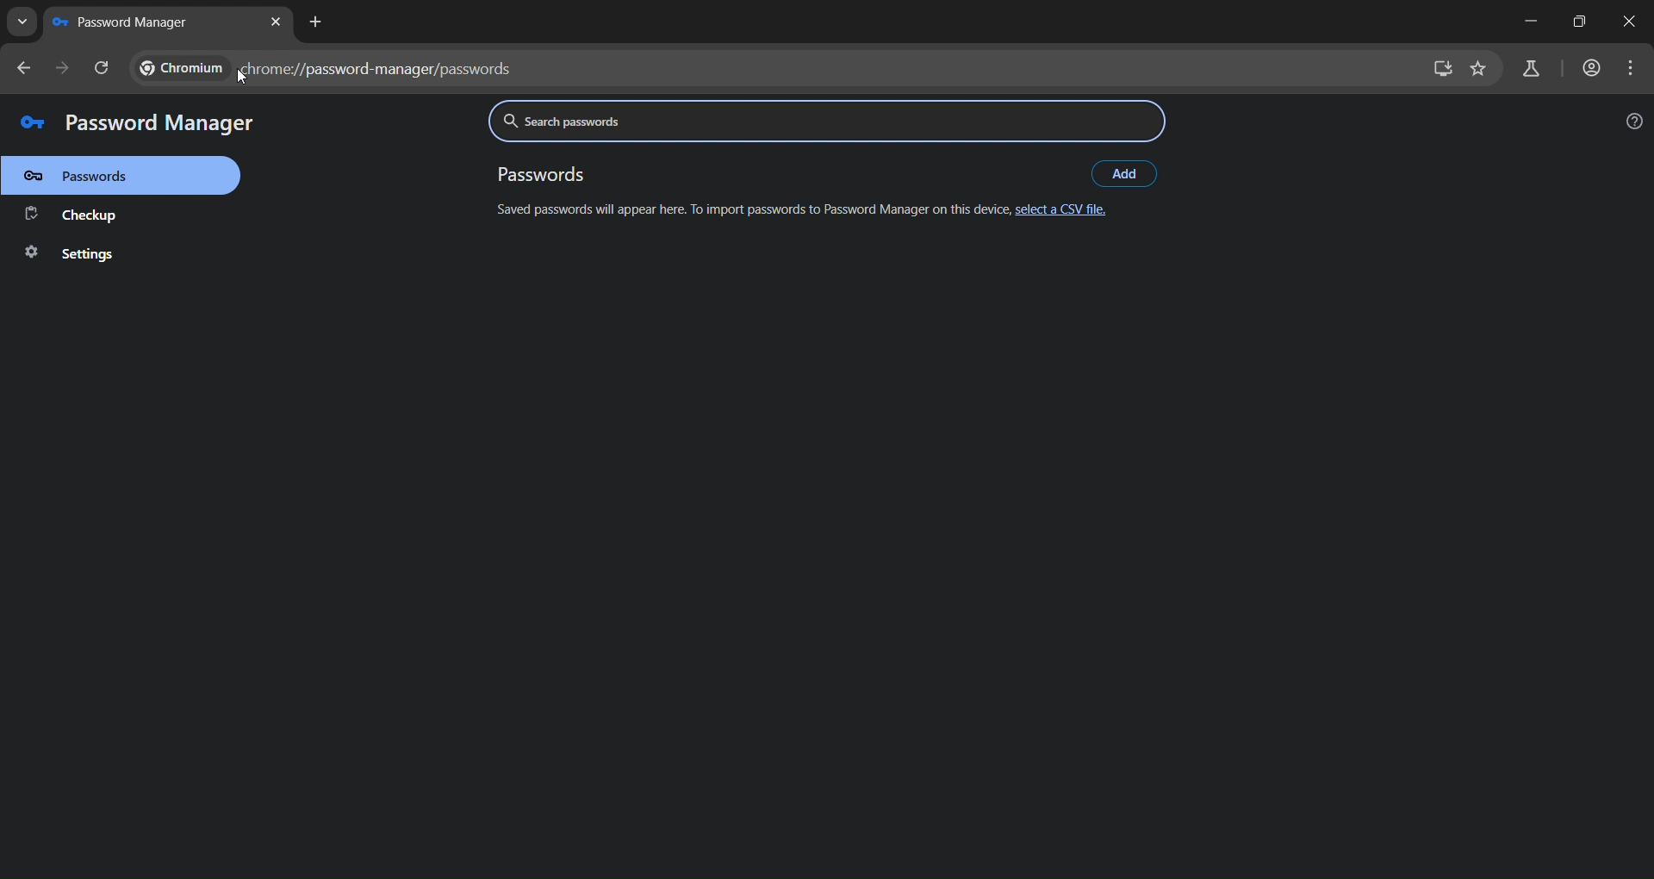  I want to click on go forward one page, so click(65, 67).